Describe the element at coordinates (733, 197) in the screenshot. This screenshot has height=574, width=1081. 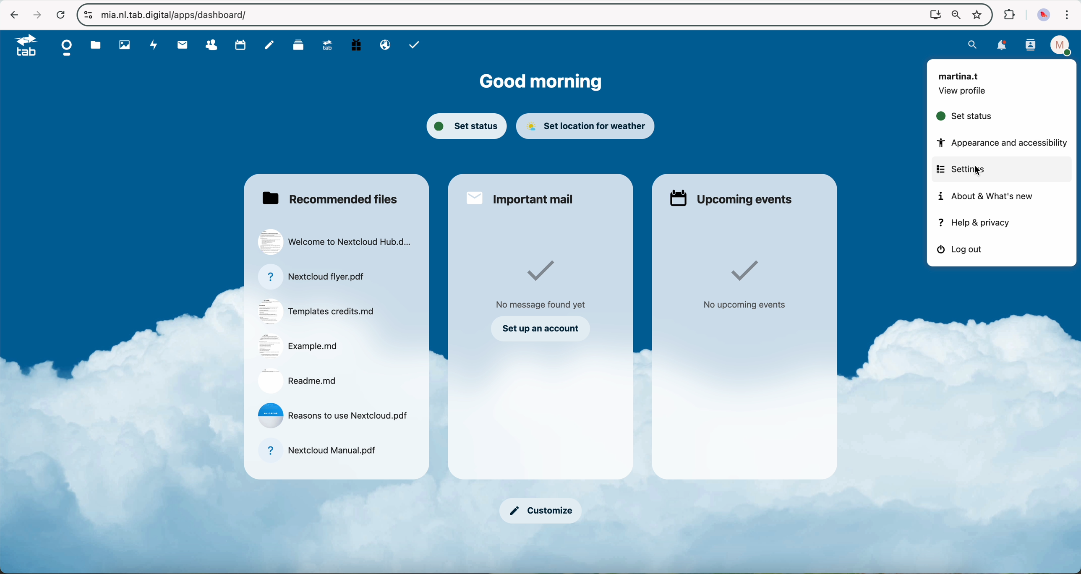
I see `upcoming events` at that location.